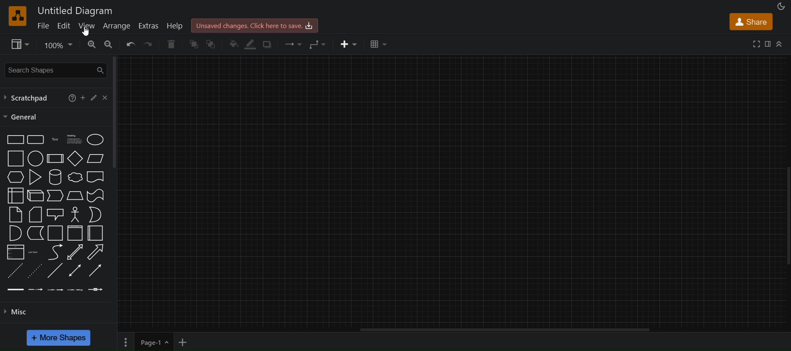 The height and width of the screenshot is (351, 791). Describe the element at coordinates (147, 26) in the screenshot. I see `extras` at that location.